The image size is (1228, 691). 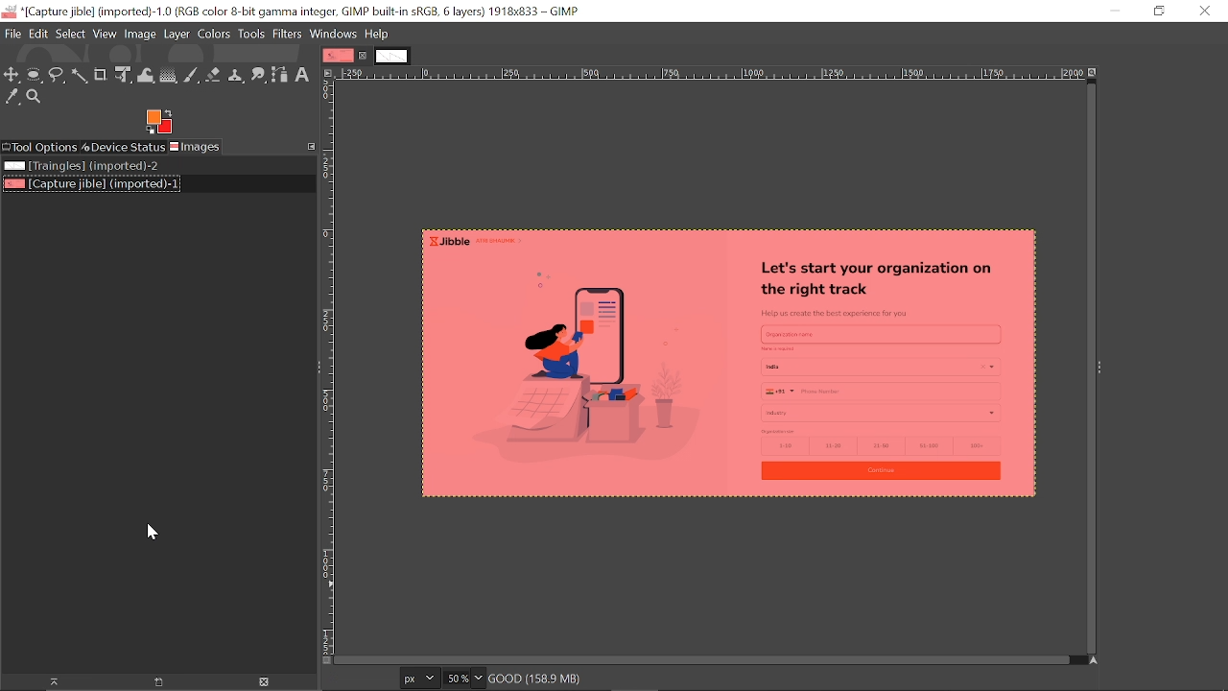 What do you see at coordinates (160, 122) in the screenshot?
I see `Foreground tool` at bounding box center [160, 122].